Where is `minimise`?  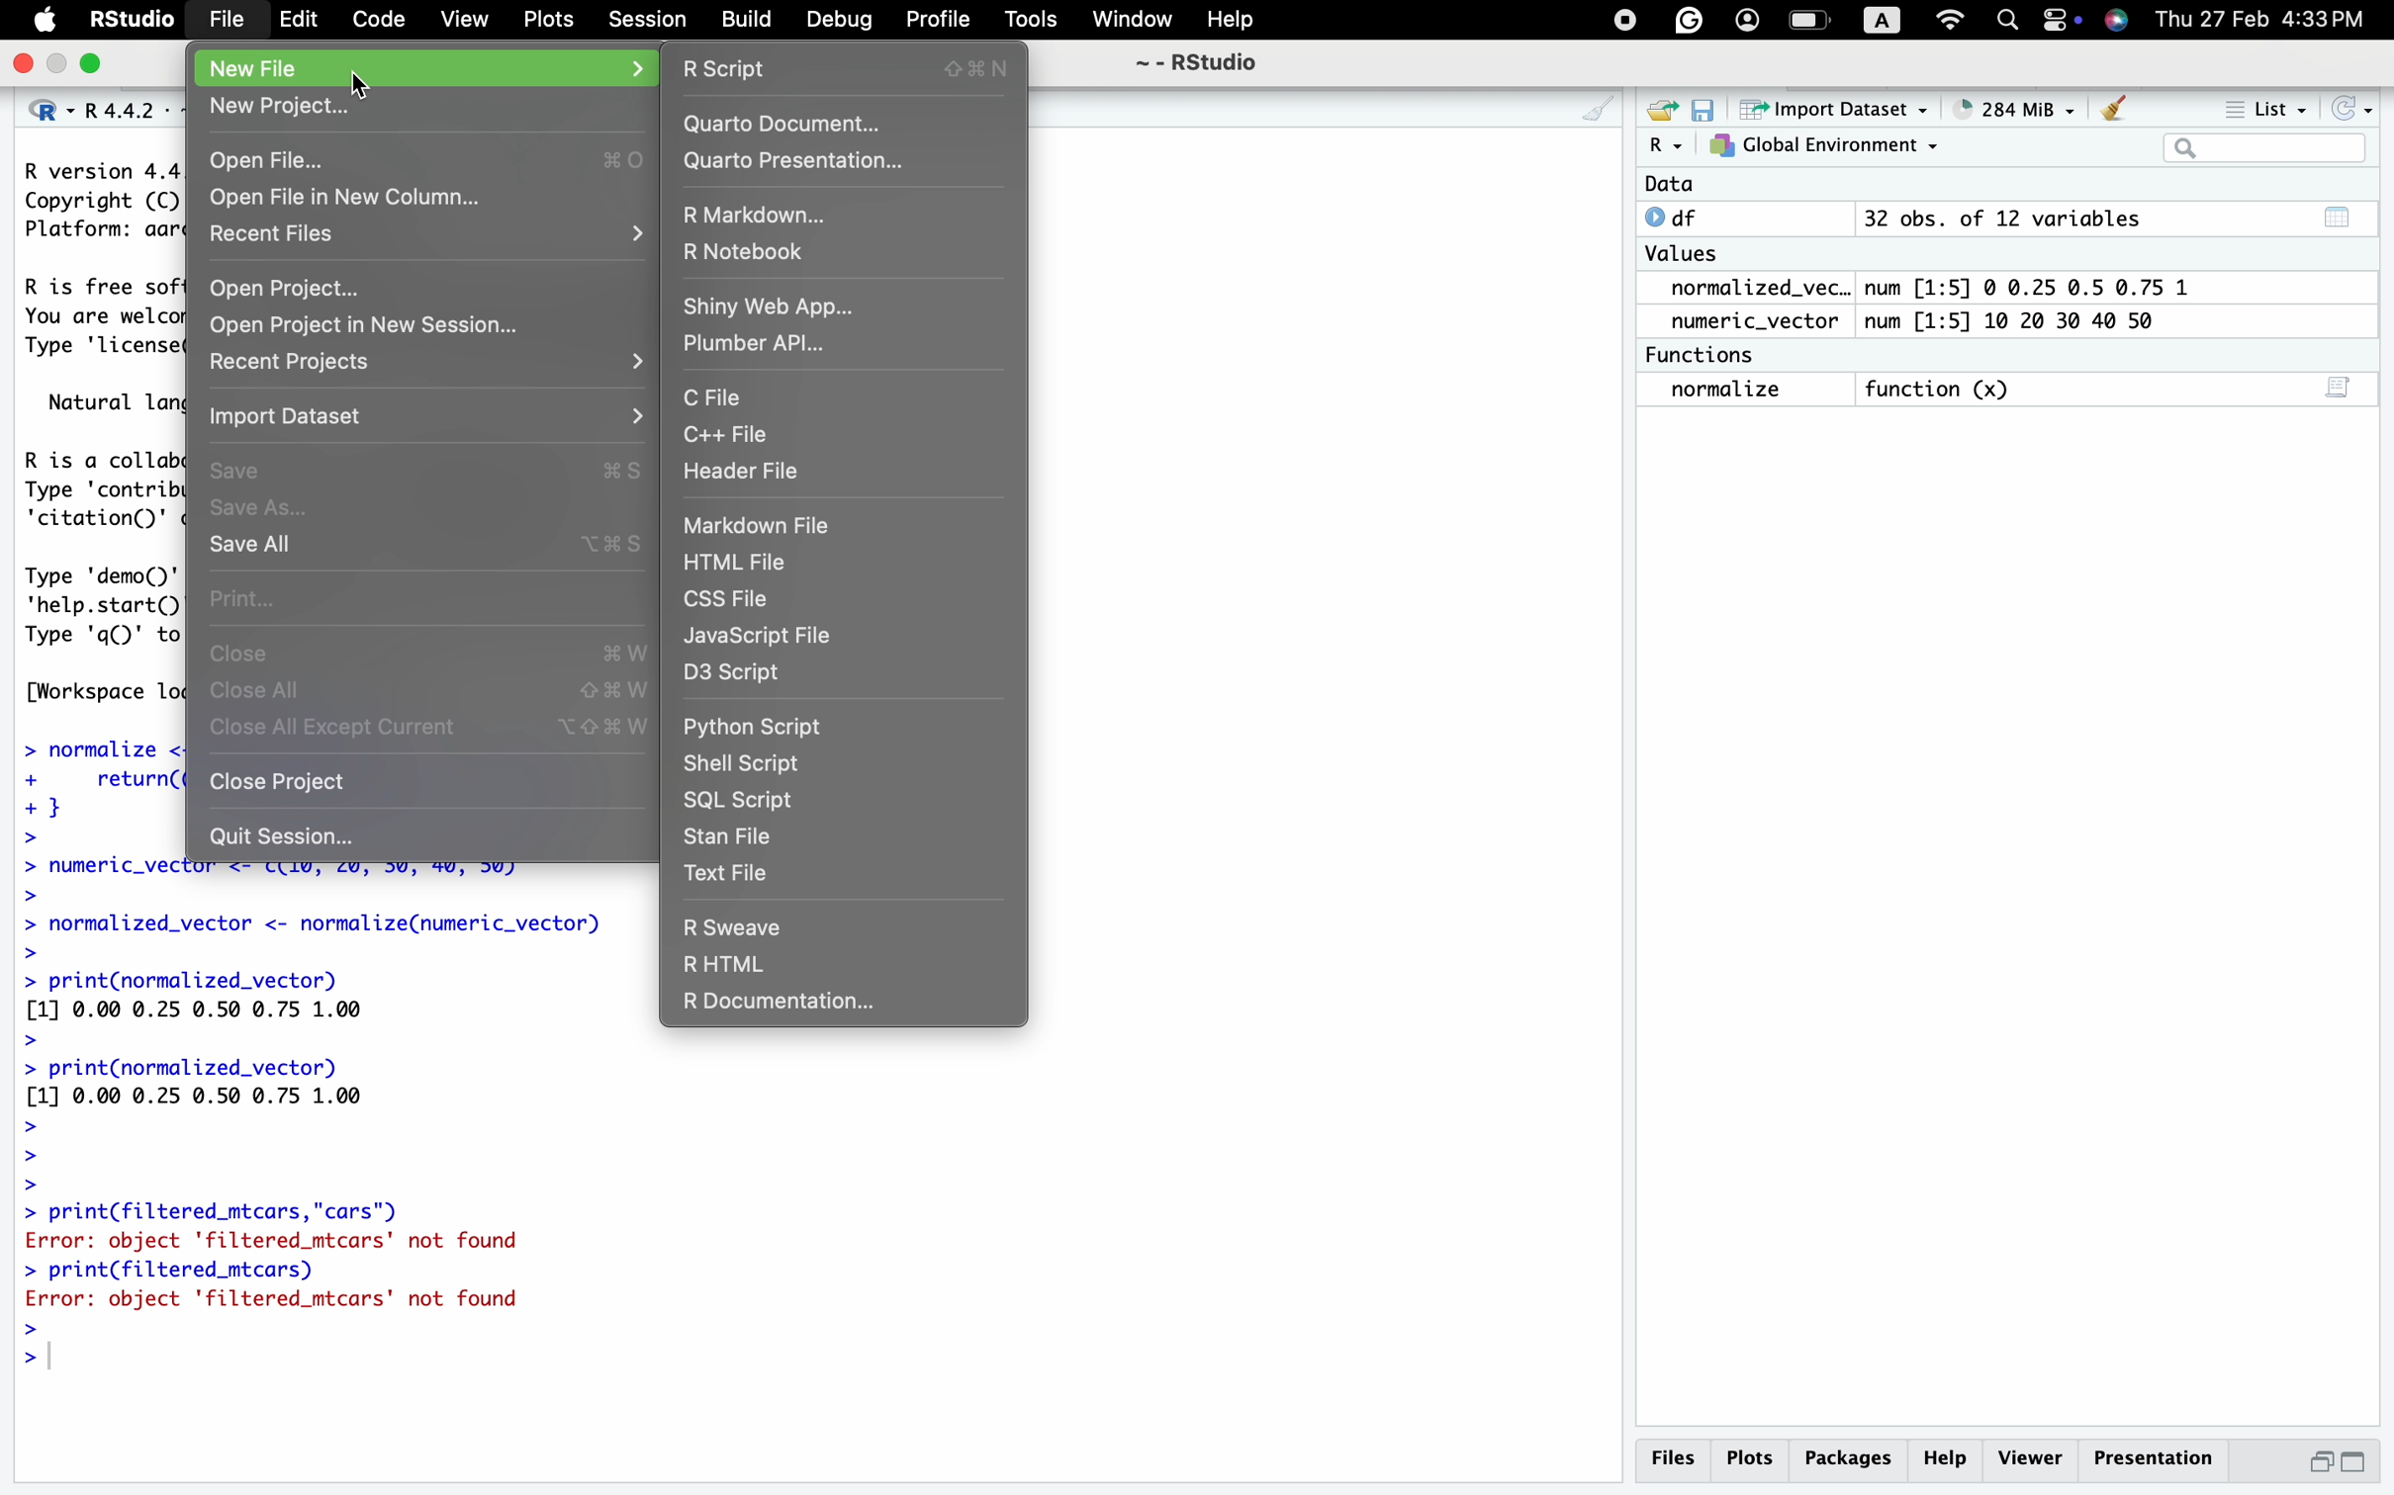
minimise is located at coordinates (2323, 1458).